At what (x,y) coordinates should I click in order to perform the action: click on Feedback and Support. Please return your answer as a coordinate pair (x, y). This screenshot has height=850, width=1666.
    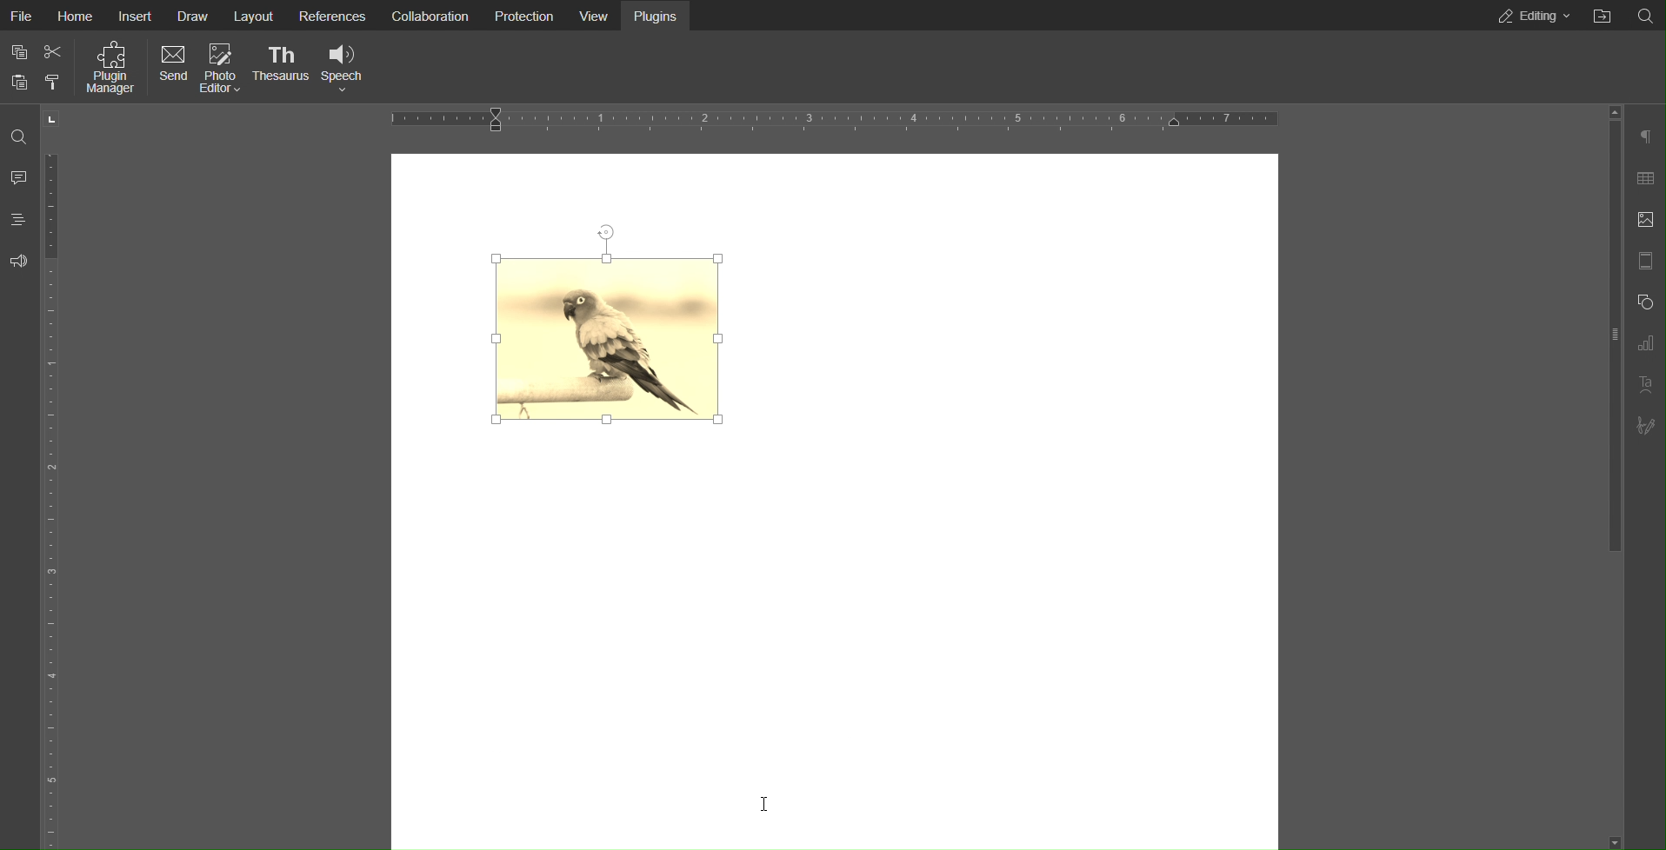
    Looking at the image, I should click on (19, 261).